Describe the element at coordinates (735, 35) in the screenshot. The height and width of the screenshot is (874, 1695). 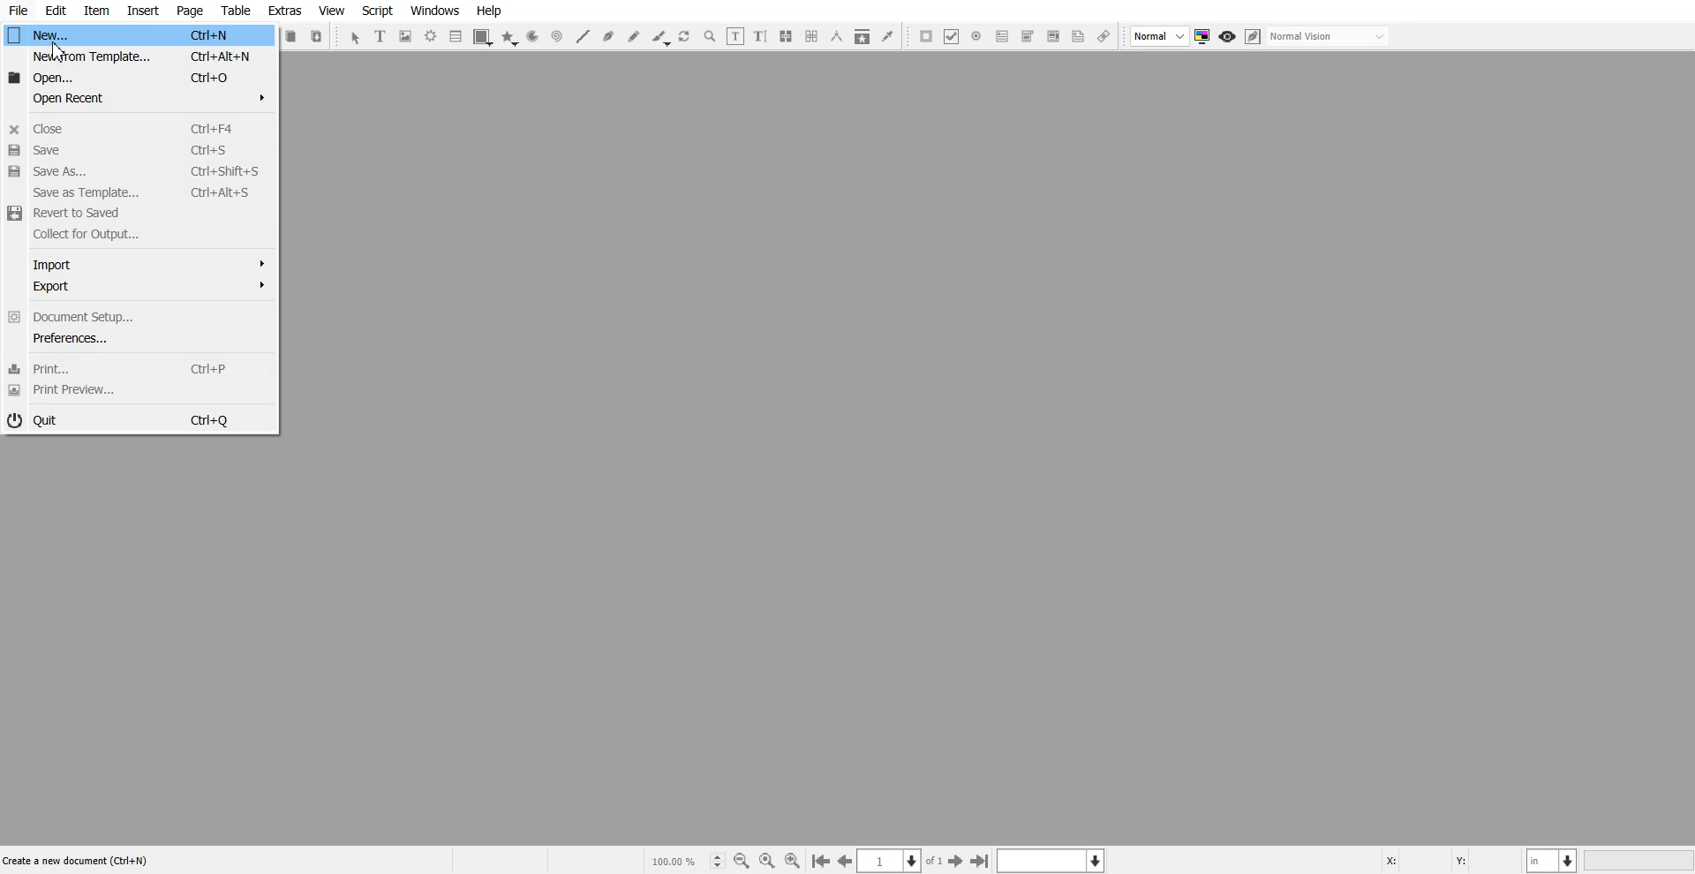
I see `Edit contents of frame` at that location.